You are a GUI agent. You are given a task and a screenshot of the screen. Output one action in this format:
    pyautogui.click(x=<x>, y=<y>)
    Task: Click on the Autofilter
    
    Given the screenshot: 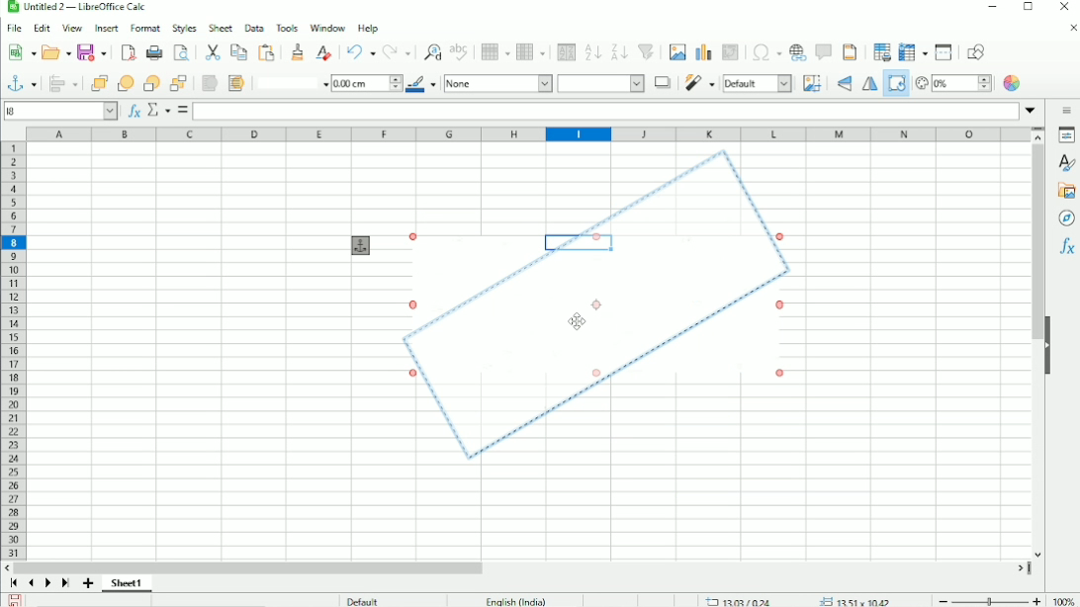 What is the action you would take?
    pyautogui.click(x=648, y=52)
    